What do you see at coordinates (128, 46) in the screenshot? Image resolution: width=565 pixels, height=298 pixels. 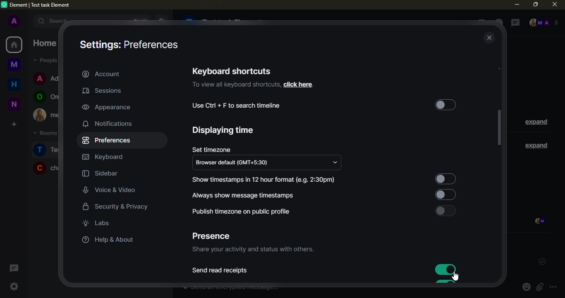 I see `settings: preferences` at bounding box center [128, 46].